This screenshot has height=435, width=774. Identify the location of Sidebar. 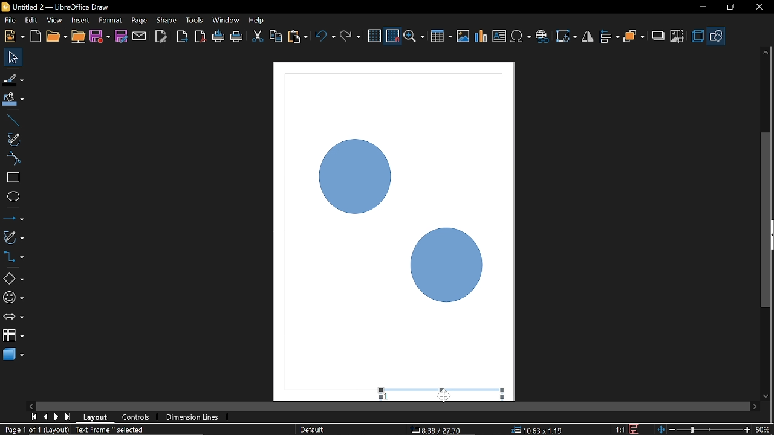
(769, 235).